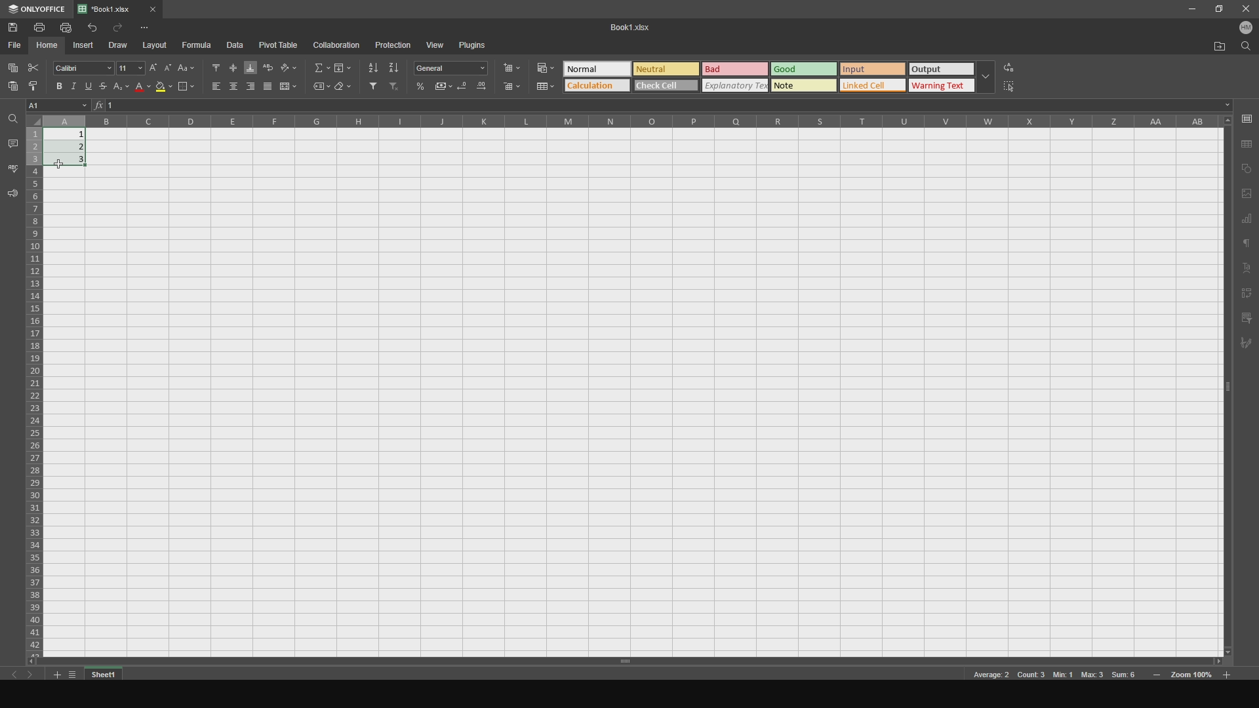  I want to click on italic, so click(74, 85).